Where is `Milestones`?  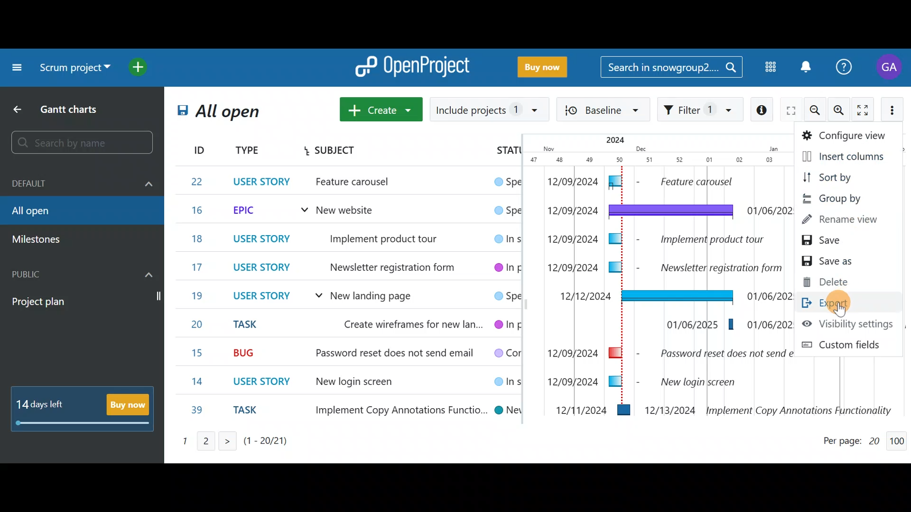 Milestones is located at coordinates (45, 240).